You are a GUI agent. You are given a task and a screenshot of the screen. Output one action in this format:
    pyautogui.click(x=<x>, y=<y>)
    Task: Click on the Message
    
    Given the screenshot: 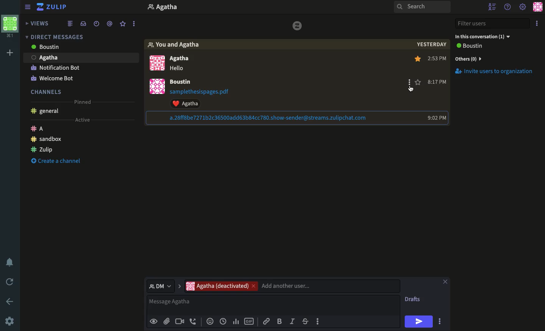 What is the action you would take?
    pyautogui.click(x=274, y=305)
    